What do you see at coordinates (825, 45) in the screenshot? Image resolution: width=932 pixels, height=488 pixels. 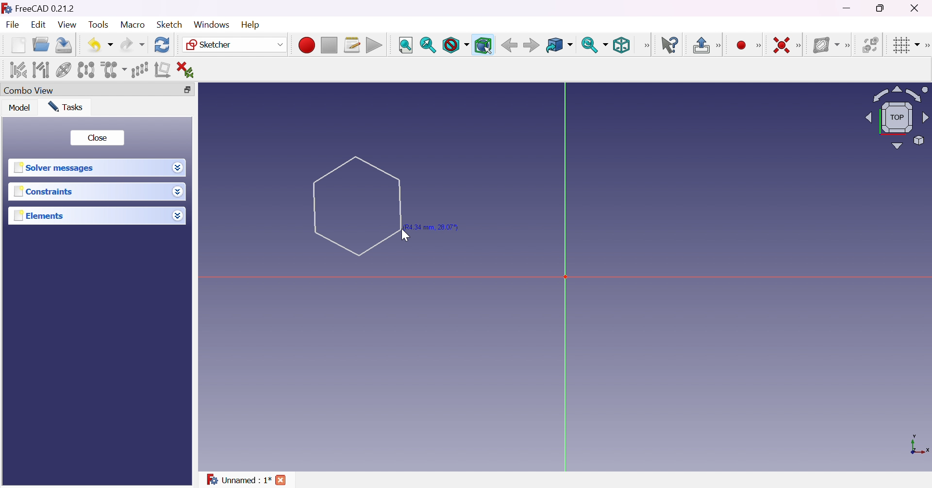 I see `Show/hide B-spline information layer` at bounding box center [825, 45].